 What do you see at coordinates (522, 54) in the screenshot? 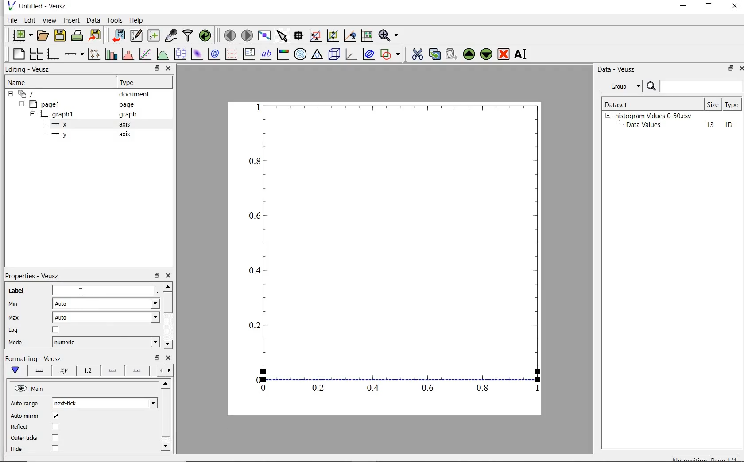
I see `rename the selected widget` at bounding box center [522, 54].